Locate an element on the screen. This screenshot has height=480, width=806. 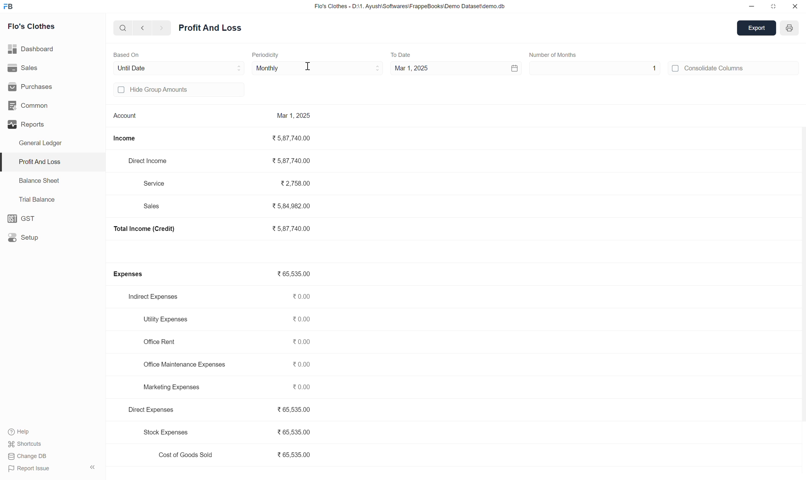
Office Rent is located at coordinates (161, 342).